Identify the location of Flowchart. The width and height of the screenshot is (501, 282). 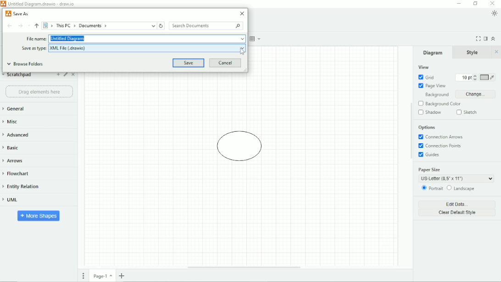
(17, 173).